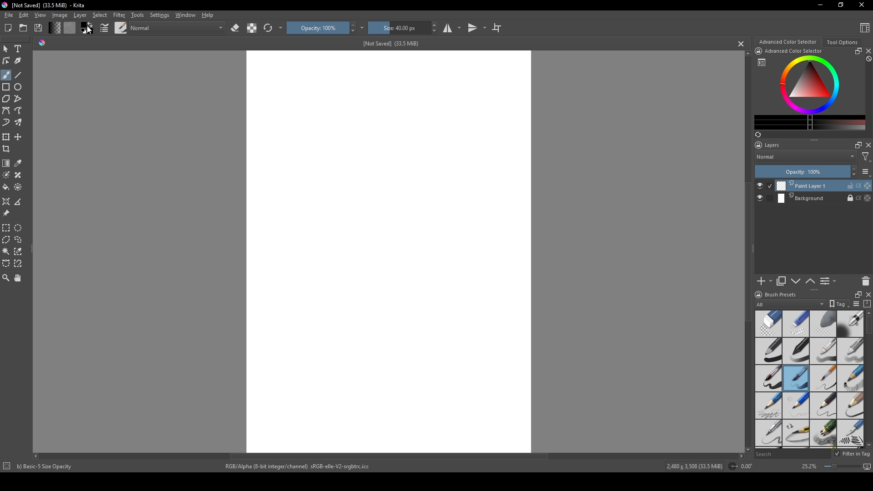 This screenshot has width=873, height=491. I want to click on Close, so click(862, 5).